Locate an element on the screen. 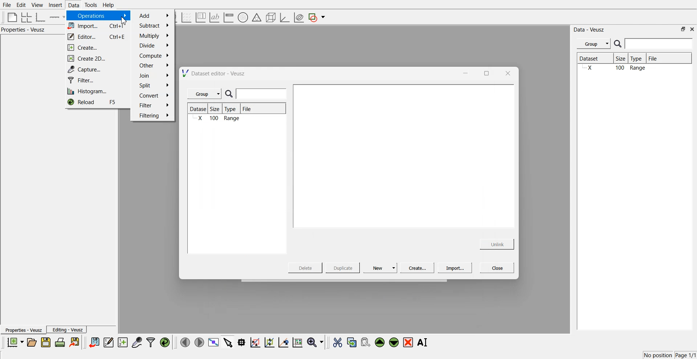 The image size is (697, 359). Properties - Veusz is located at coordinates (25, 30).